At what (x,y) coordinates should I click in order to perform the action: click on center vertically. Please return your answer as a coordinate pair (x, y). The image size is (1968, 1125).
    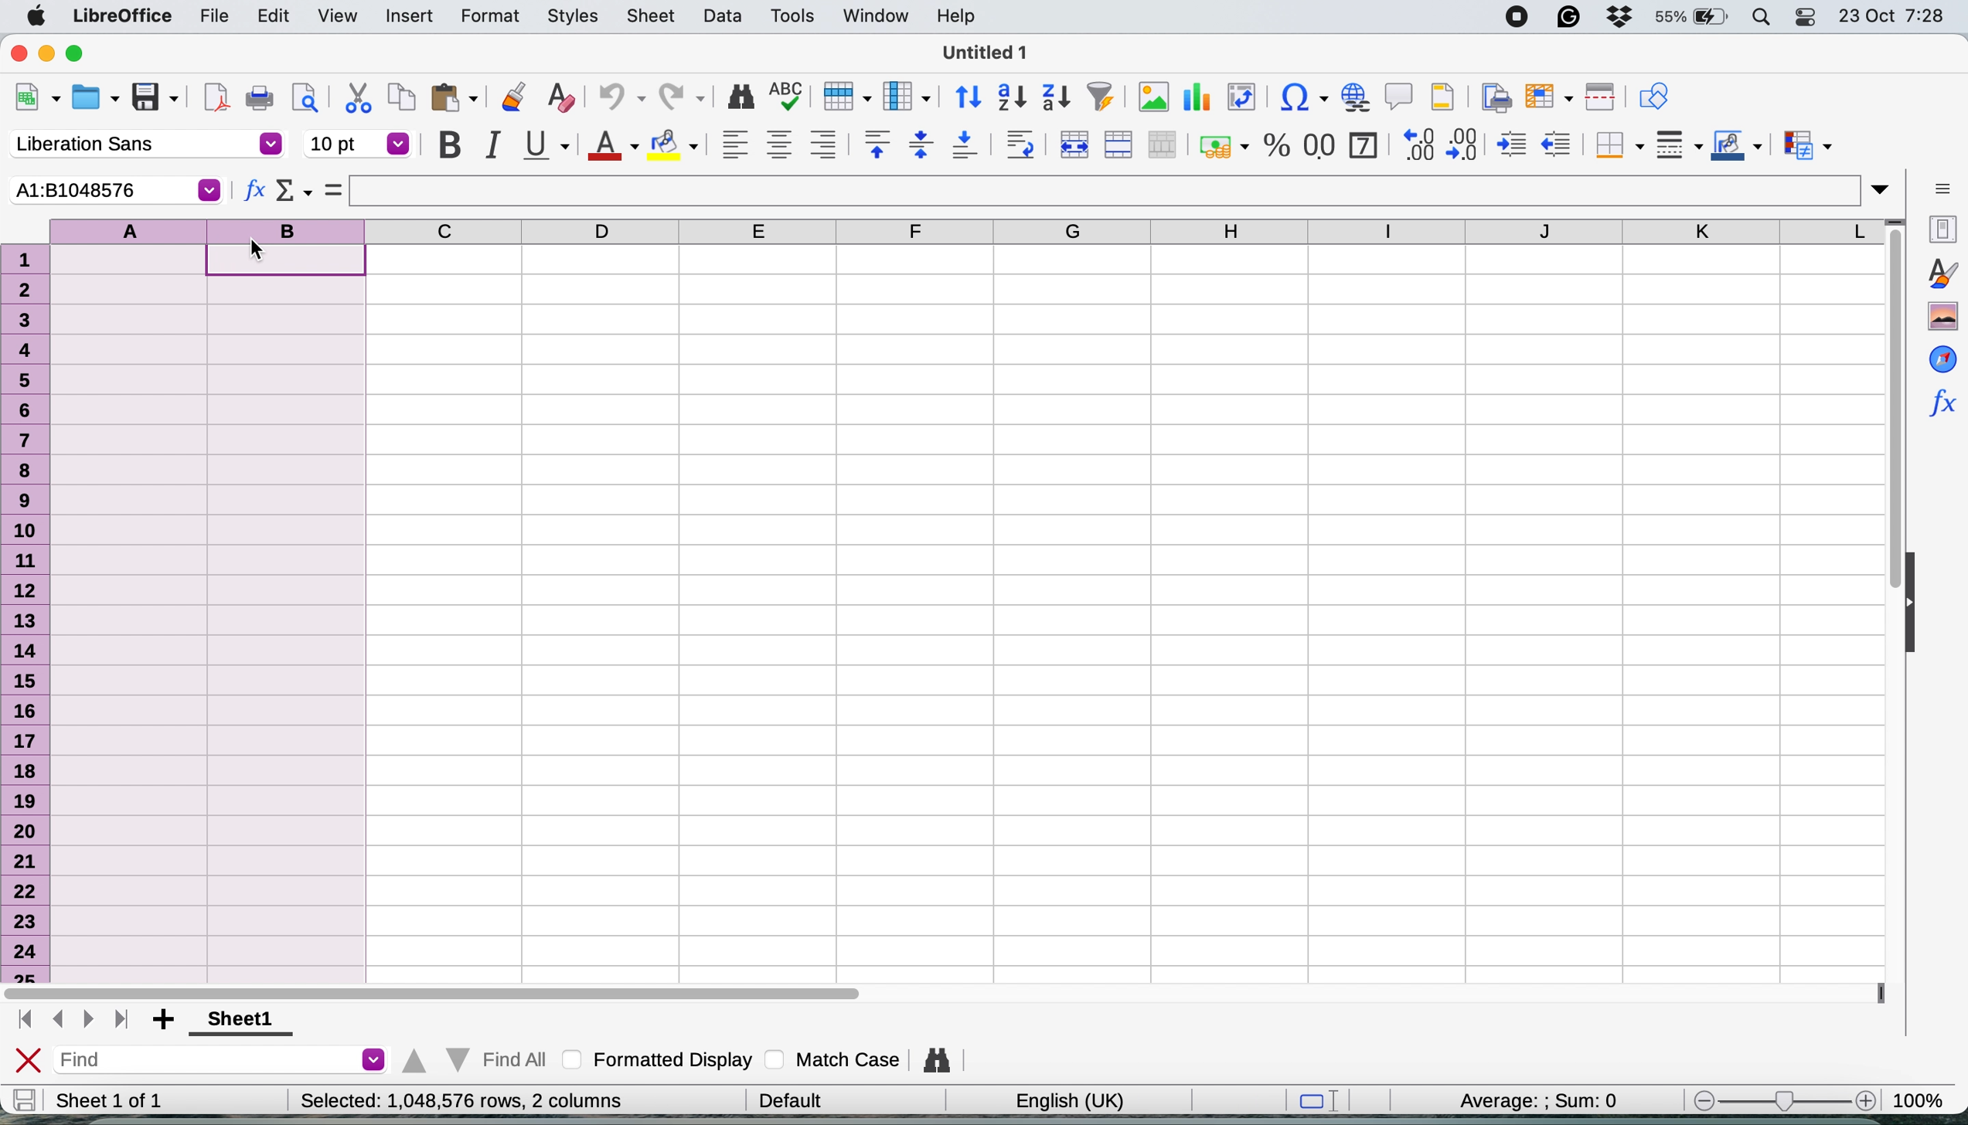
    Looking at the image, I should click on (921, 146).